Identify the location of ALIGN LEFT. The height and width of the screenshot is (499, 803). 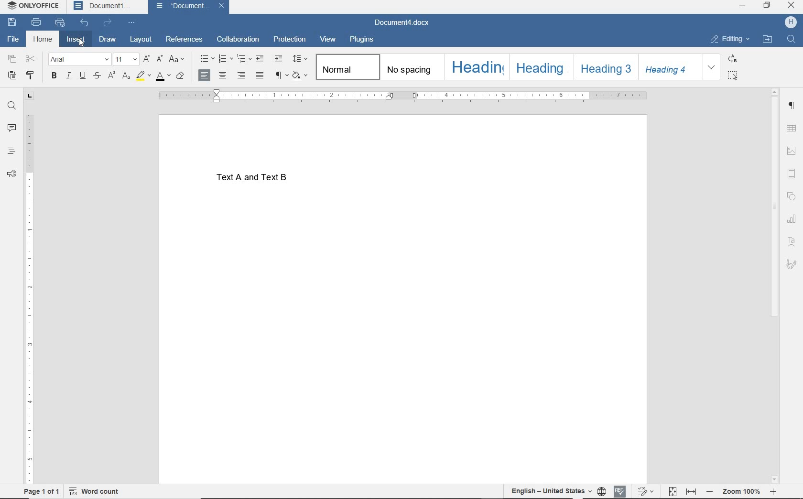
(205, 75).